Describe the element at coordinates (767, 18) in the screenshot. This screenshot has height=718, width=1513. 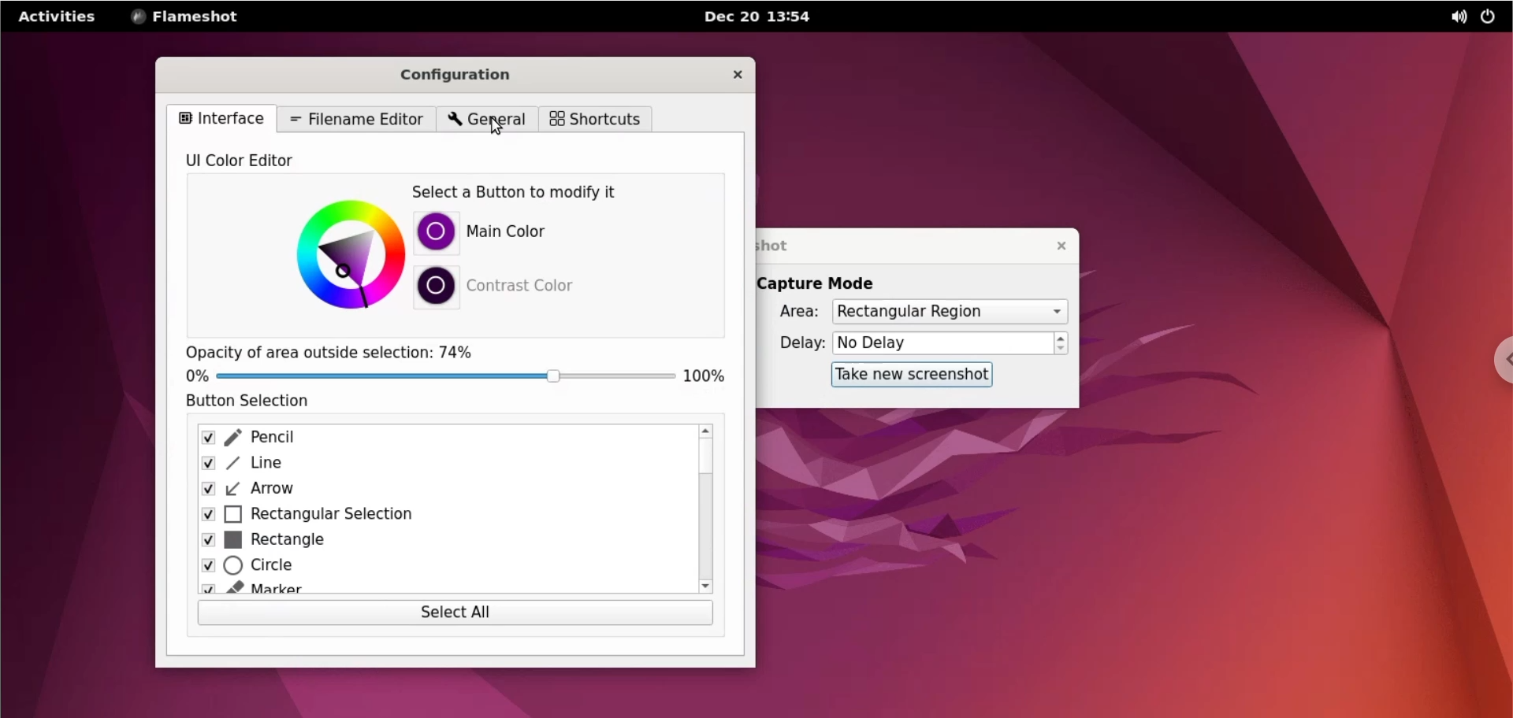
I see `Dec 20 13:54` at that location.